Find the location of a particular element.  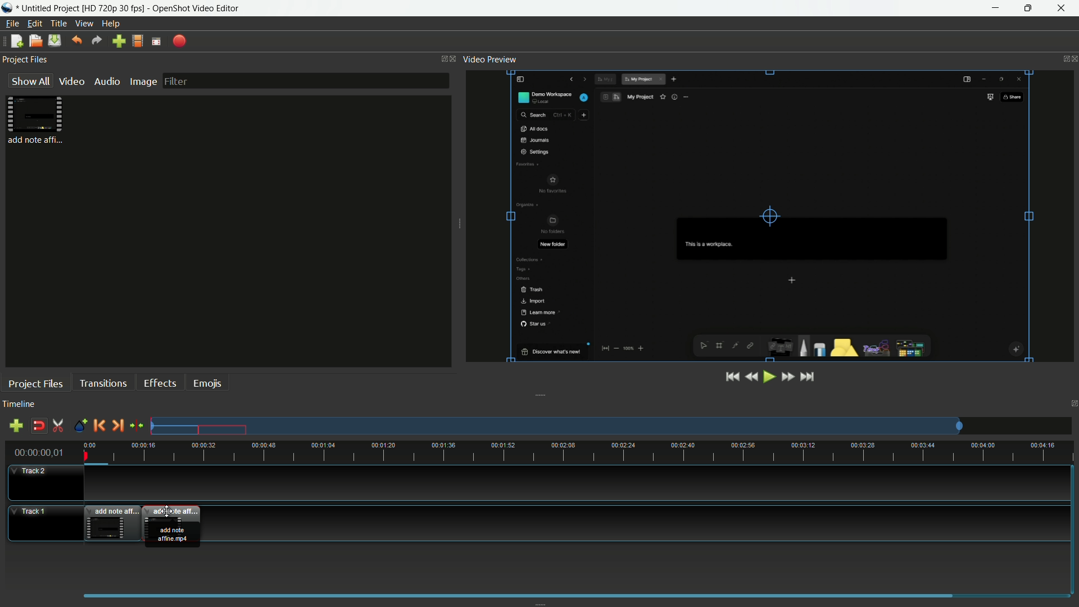

title menu is located at coordinates (58, 23).